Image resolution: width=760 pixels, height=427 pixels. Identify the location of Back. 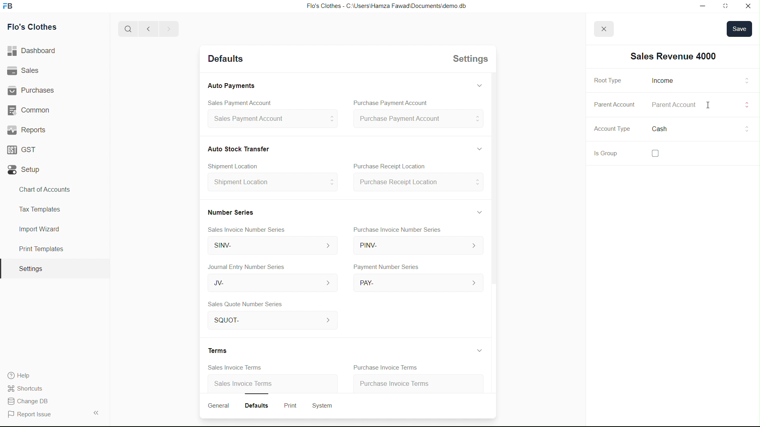
(146, 29).